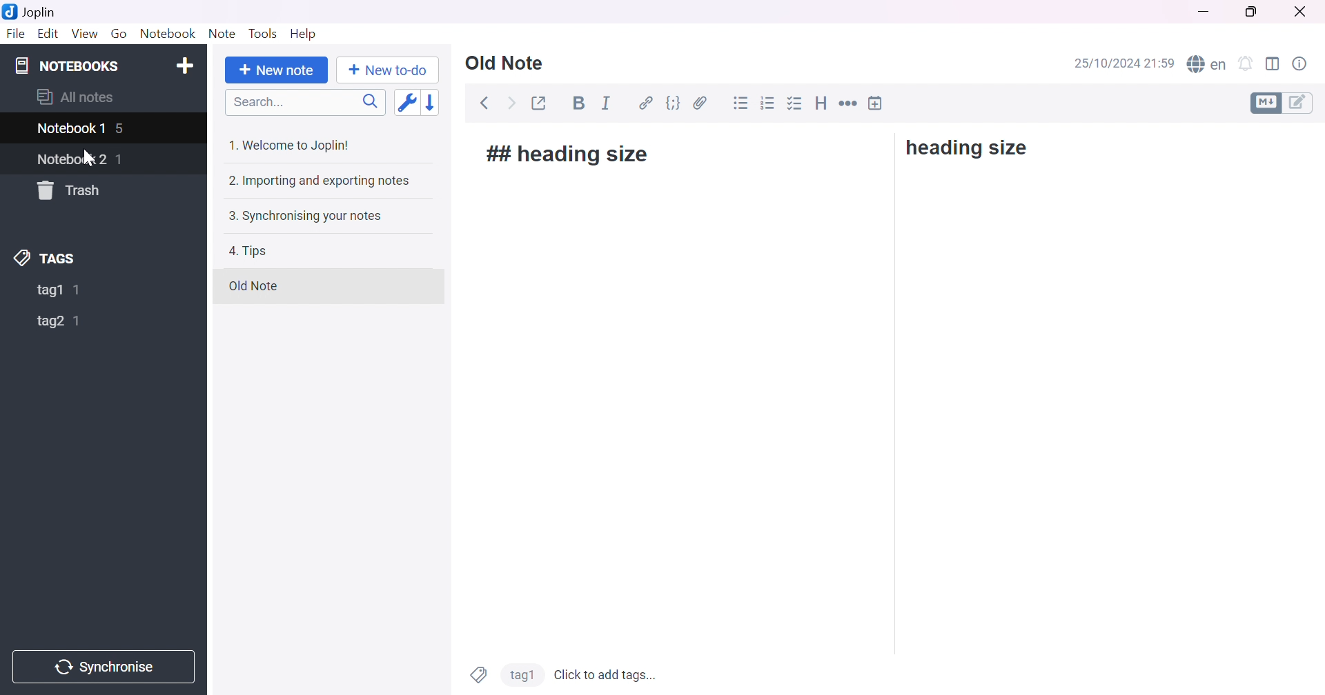 Image resolution: width=1325 pixels, height=695 pixels. I want to click on Help, so click(304, 35).